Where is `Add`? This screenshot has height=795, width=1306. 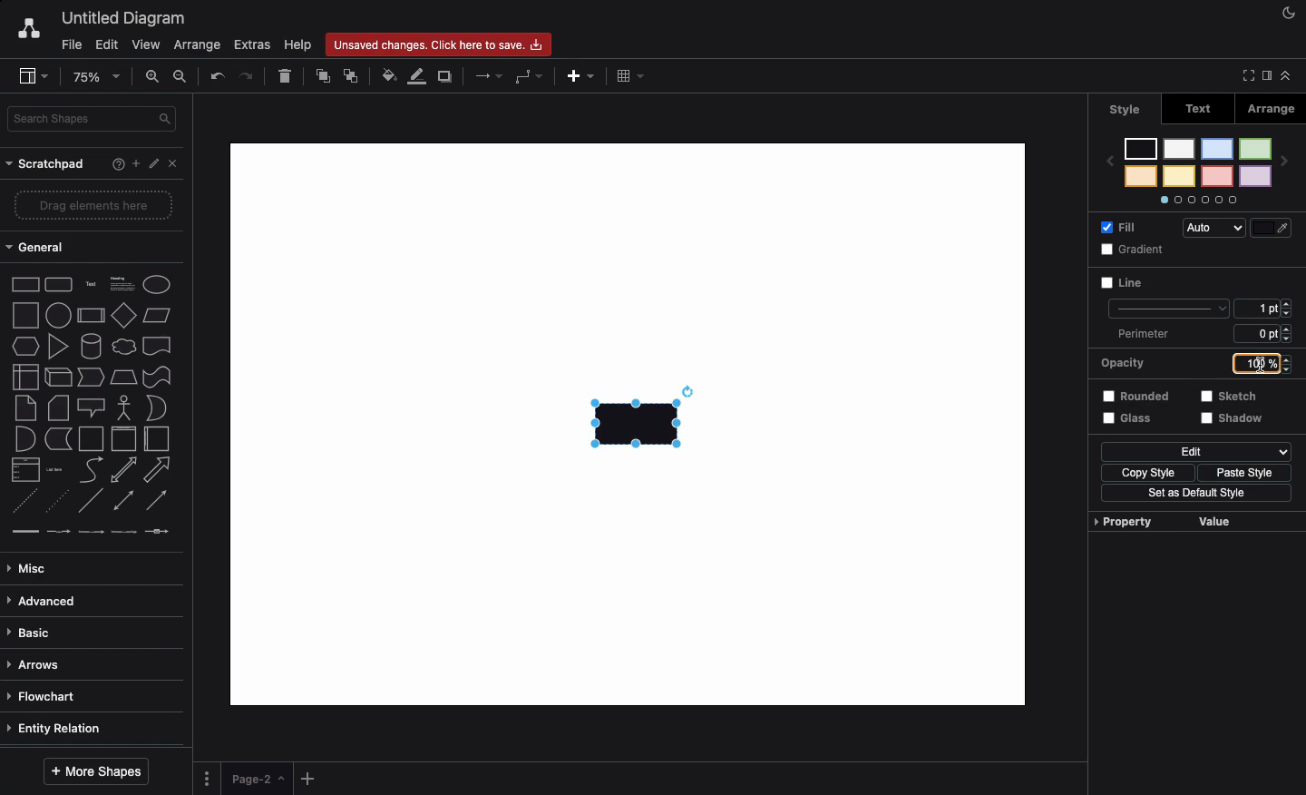
Add is located at coordinates (134, 163).